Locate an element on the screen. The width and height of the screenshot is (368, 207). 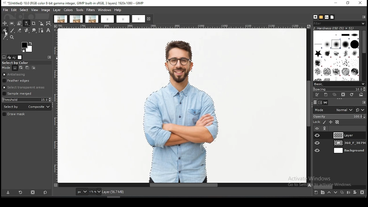
mode: is located at coordinates (7, 68).